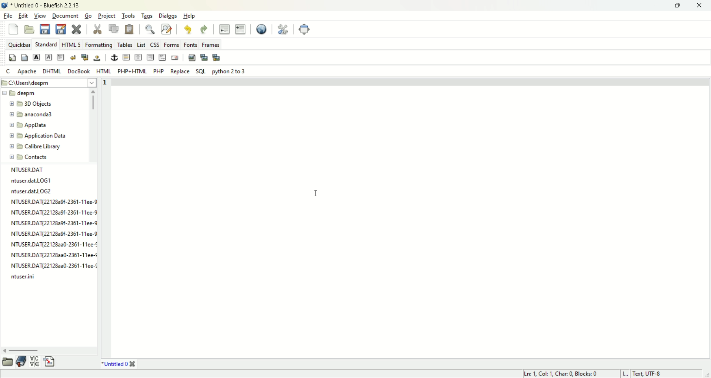 The width and height of the screenshot is (711, 378). Describe the element at coordinates (181, 71) in the screenshot. I see `Replace` at that location.